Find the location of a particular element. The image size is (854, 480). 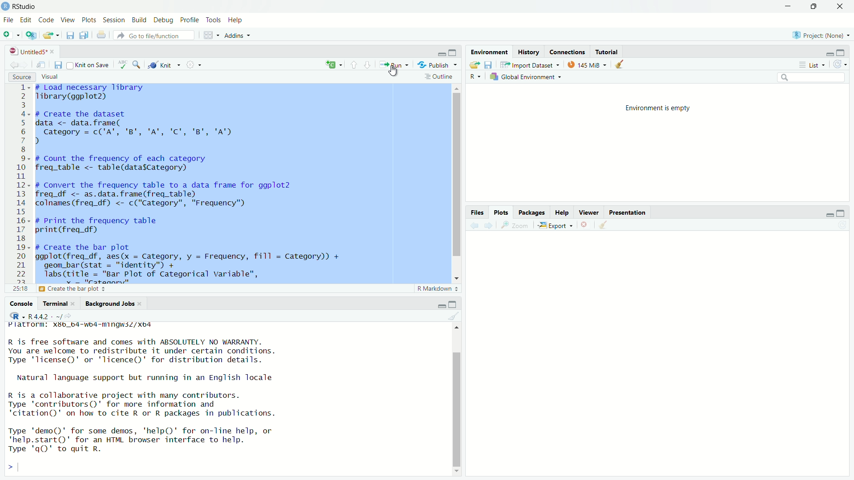

plots is located at coordinates (89, 20).